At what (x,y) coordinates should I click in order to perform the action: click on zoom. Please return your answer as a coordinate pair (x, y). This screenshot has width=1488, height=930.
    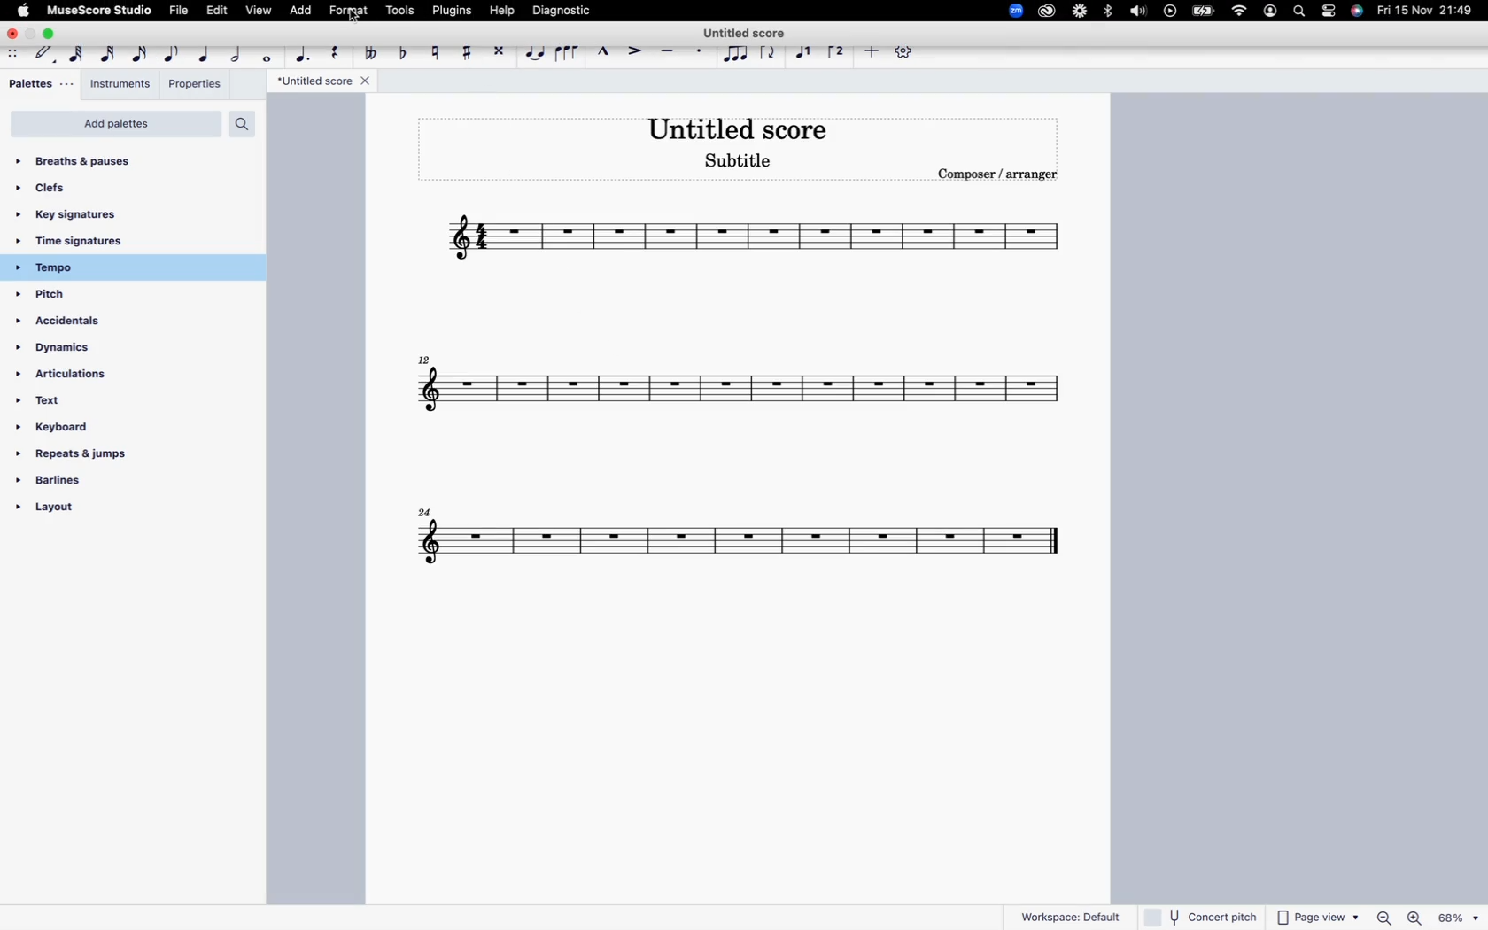
    Looking at the image, I should click on (1426, 918).